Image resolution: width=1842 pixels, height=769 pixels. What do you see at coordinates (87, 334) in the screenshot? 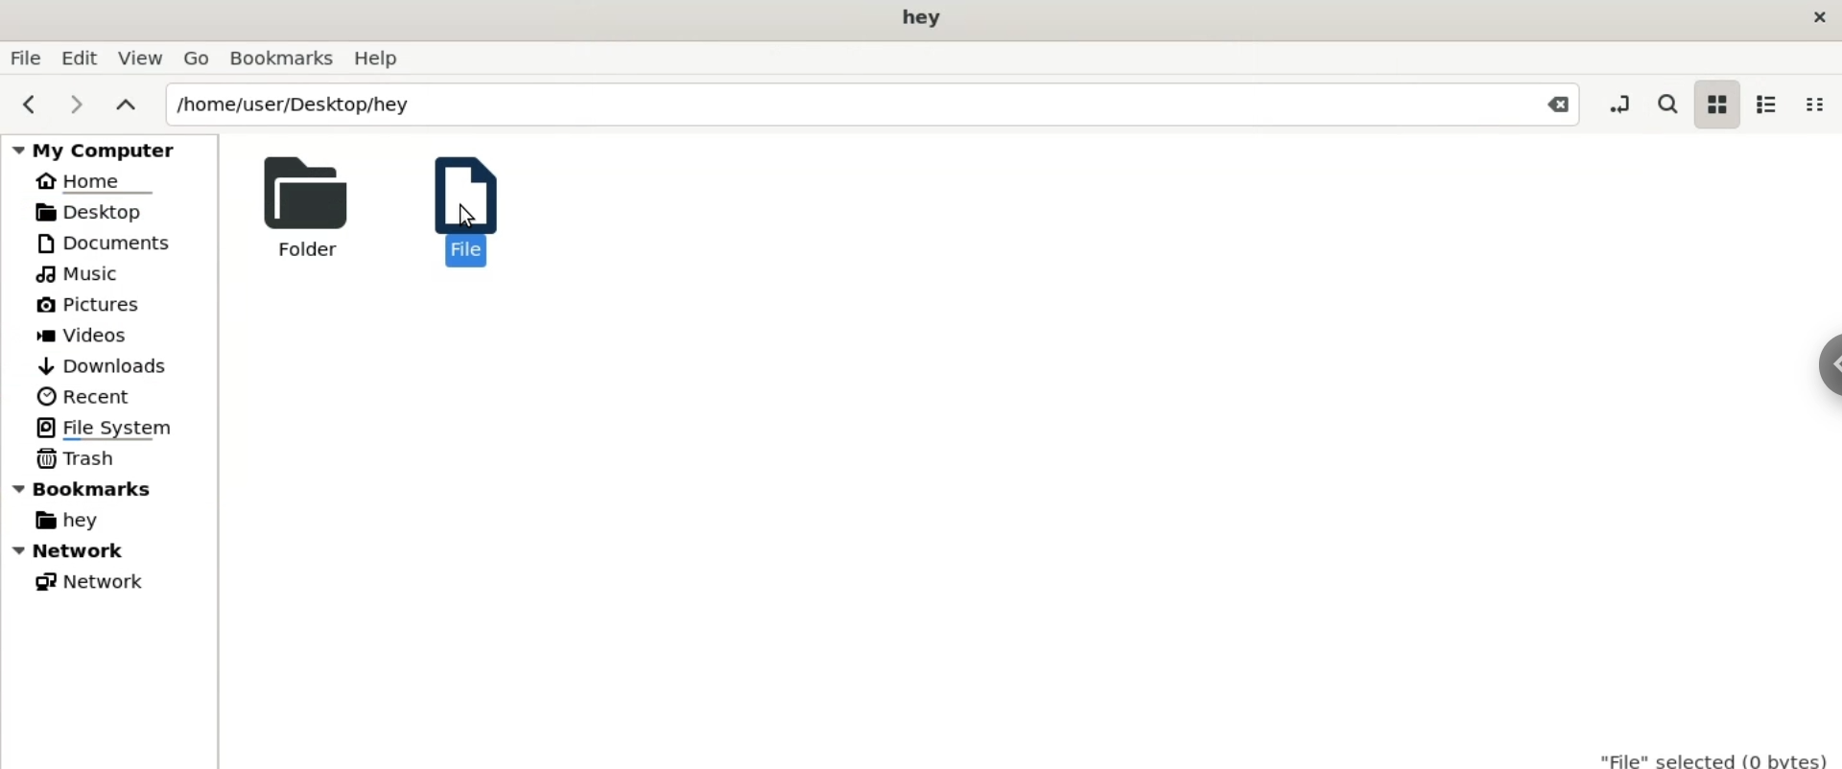
I see `videos` at bounding box center [87, 334].